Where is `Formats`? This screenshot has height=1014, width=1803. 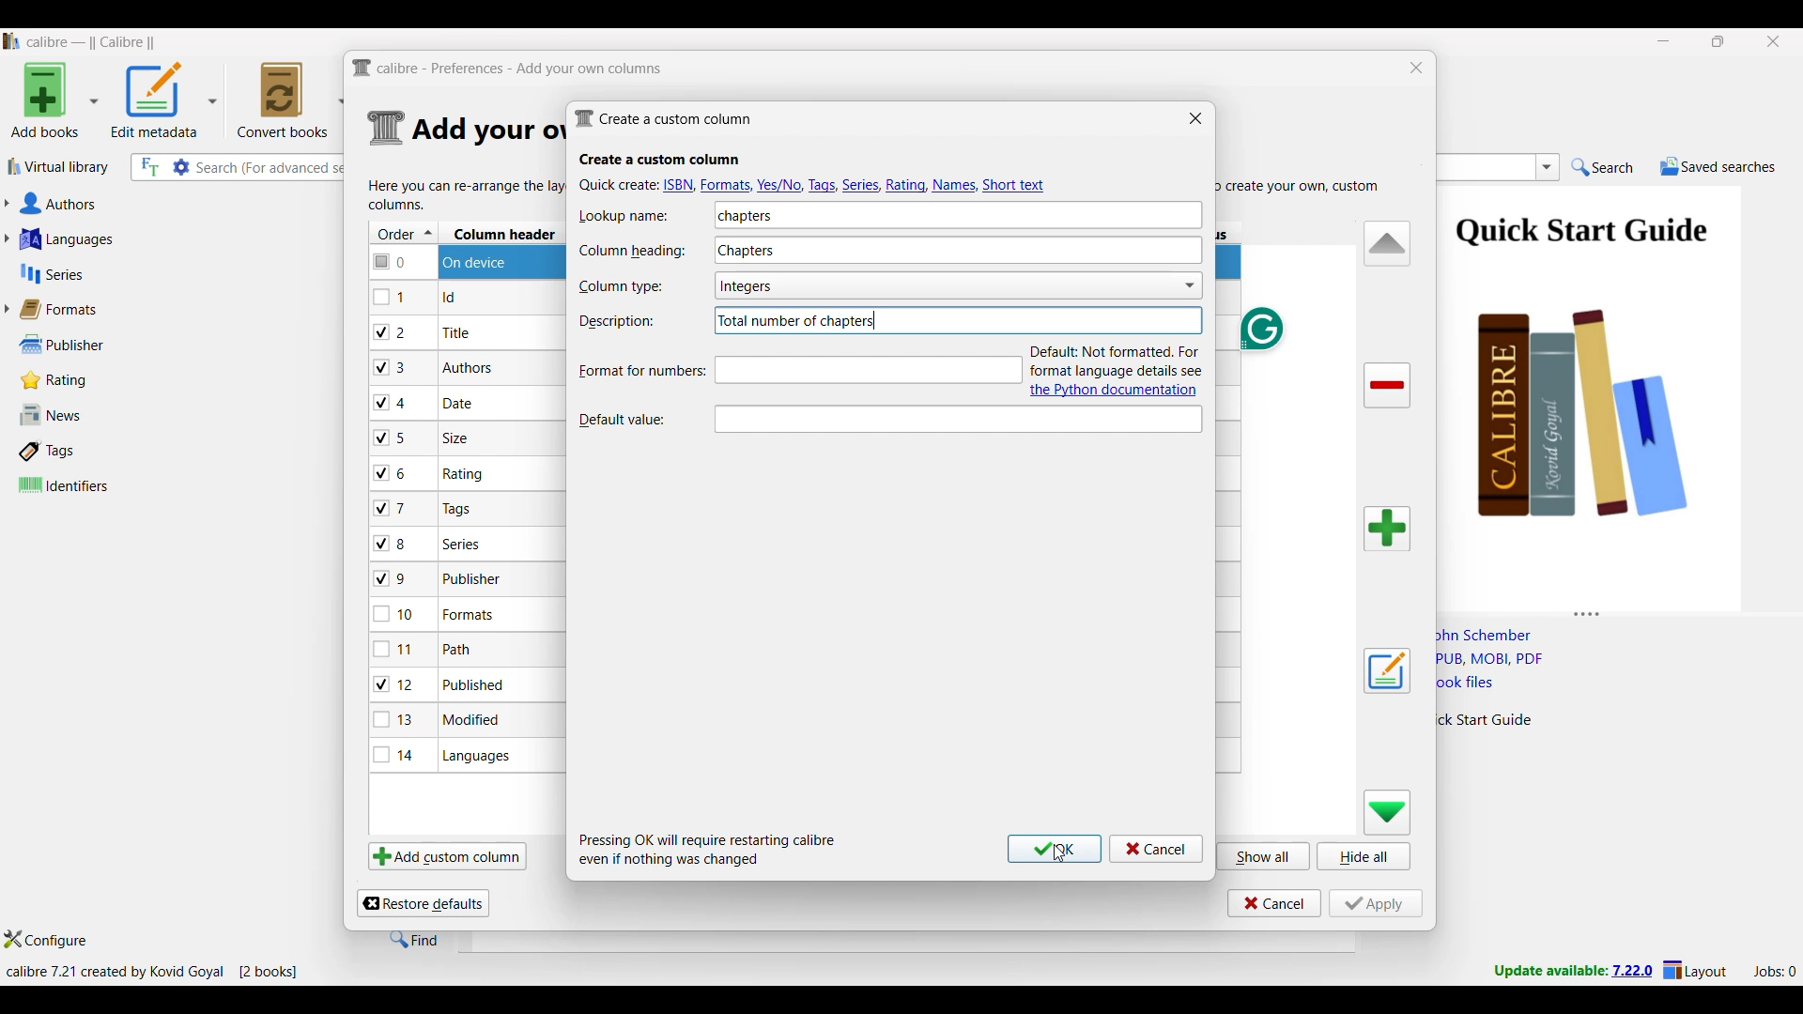 Formats is located at coordinates (67, 309).